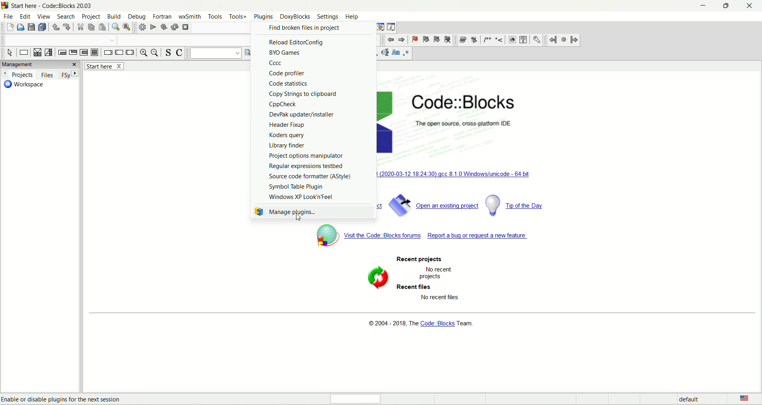 The width and height of the screenshot is (762, 405). What do you see at coordinates (67, 27) in the screenshot?
I see `redo` at bounding box center [67, 27].